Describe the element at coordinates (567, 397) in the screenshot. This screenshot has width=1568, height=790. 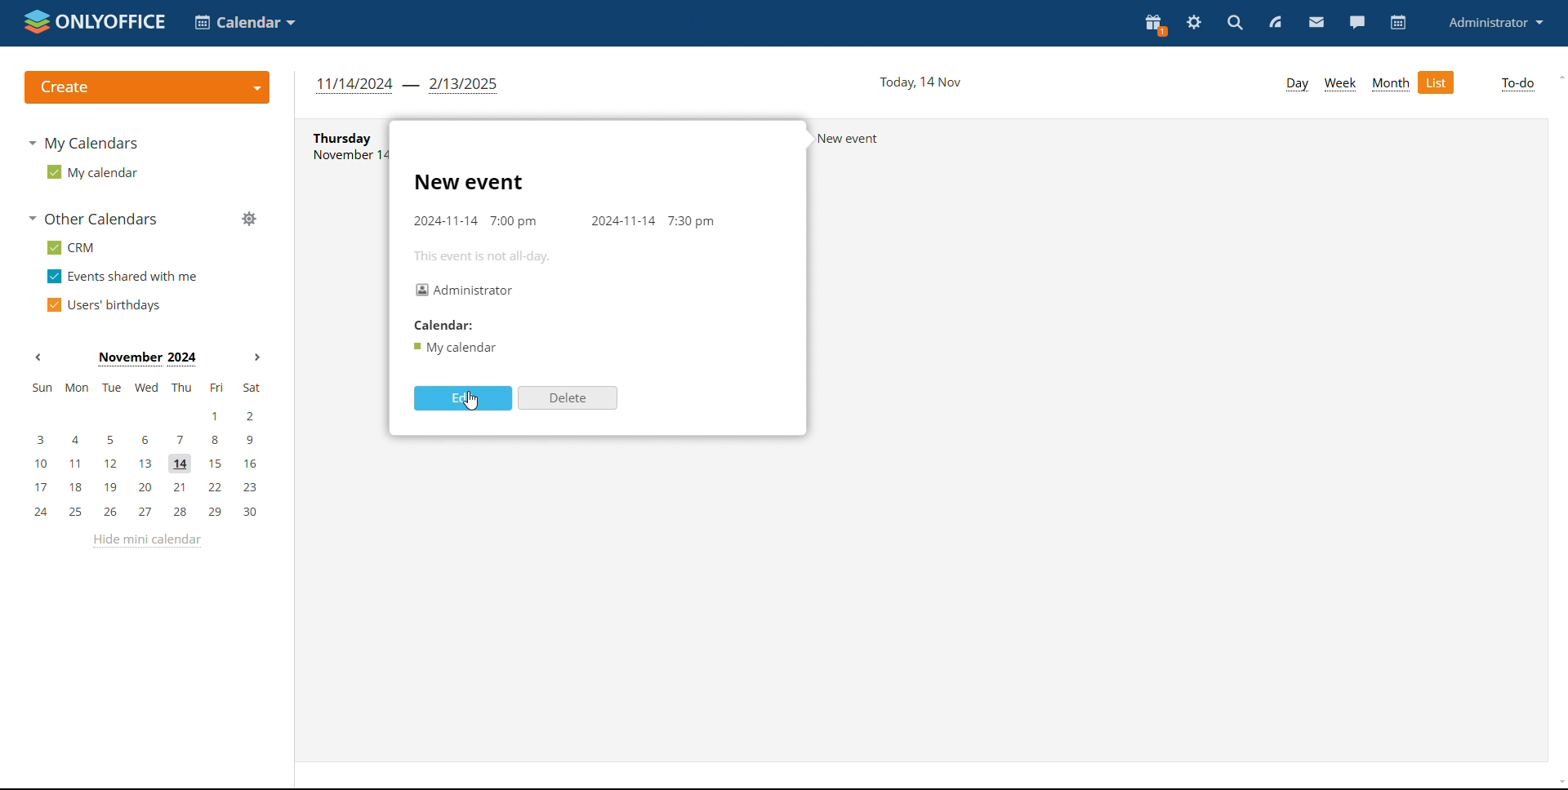
I see `delete` at that location.